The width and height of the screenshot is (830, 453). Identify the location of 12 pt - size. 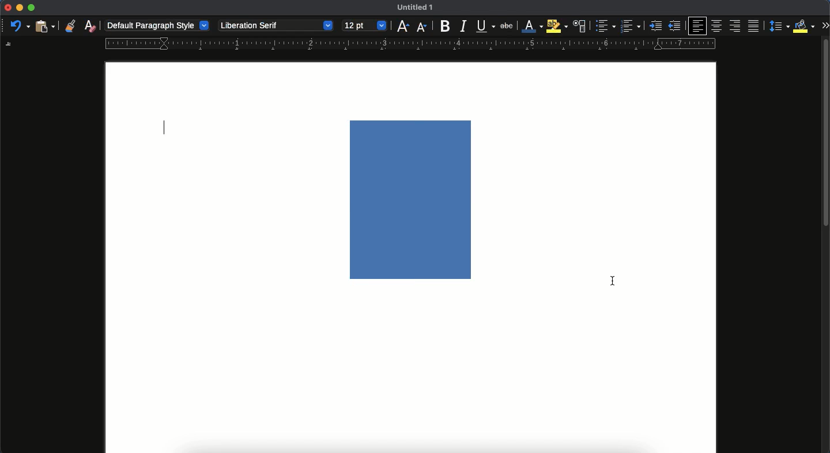
(364, 27).